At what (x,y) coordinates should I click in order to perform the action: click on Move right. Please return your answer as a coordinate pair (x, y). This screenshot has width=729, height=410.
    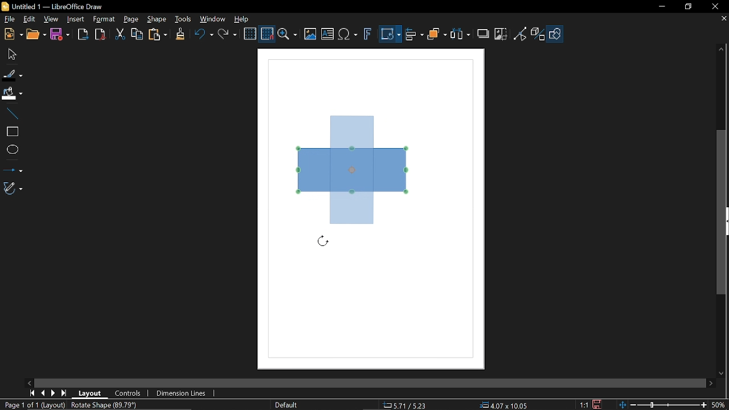
    Looking at the image, I should click on (712, 384).